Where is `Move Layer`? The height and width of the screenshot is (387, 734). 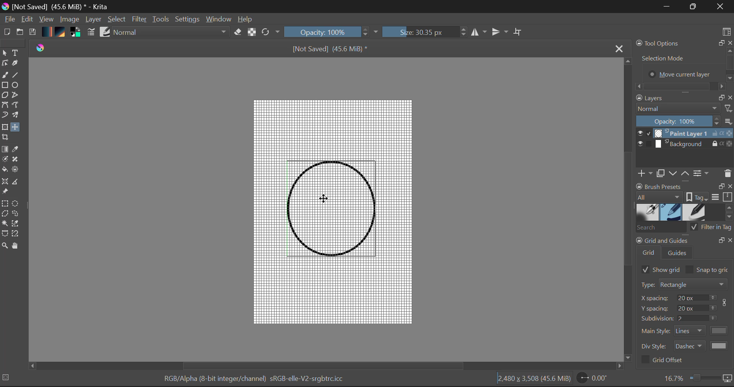
Move Layer is located at coordinates (16, 127).